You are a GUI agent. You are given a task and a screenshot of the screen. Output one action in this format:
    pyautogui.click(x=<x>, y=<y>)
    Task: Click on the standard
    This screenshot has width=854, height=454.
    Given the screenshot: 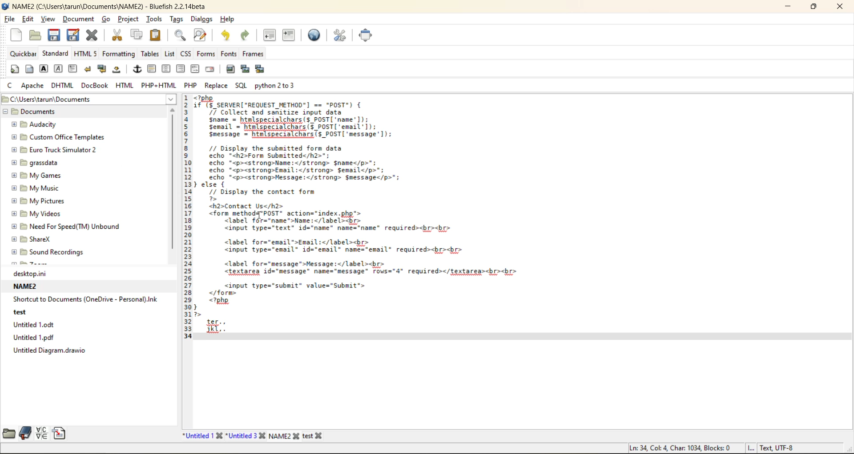 What is the action you would take?
    pyautogui.click(x=56, y=53)
    